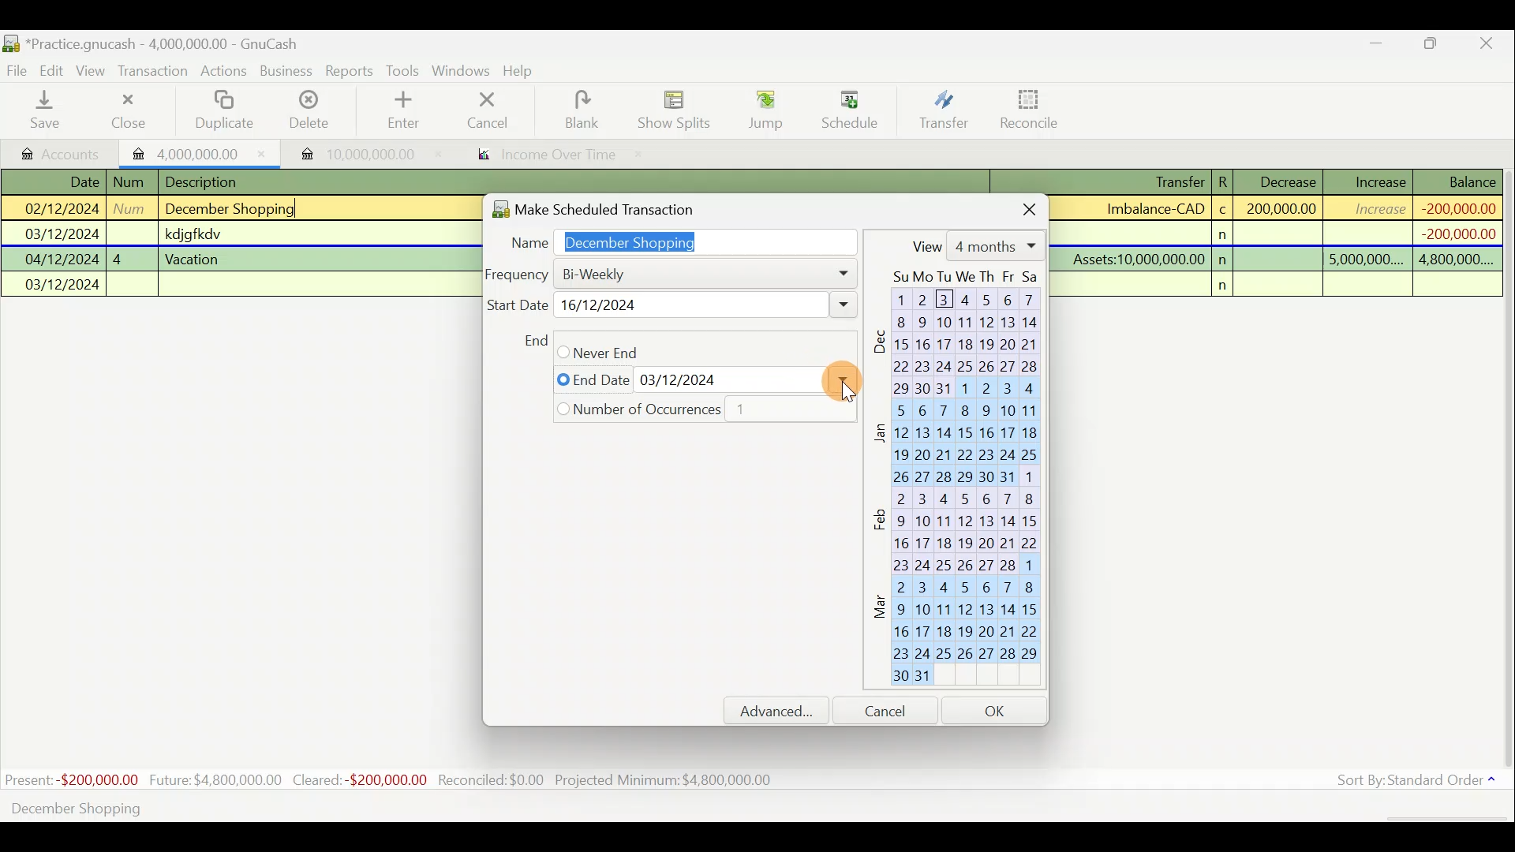 The height and width of the screenshot is (852, 1515). What do you see at coordinates (93, 71) in the screenshot?
I see `View` at bounding box center [93, 71].